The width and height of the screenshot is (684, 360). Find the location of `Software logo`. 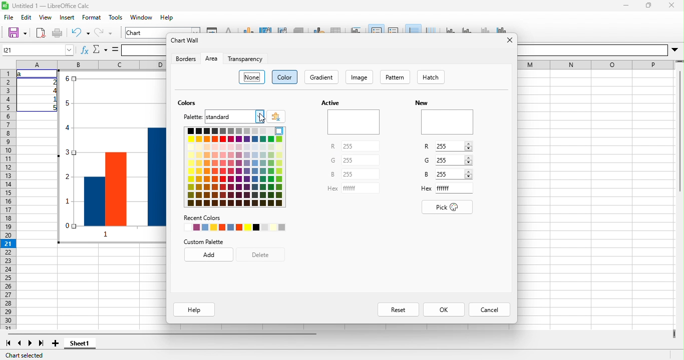

Software logo is located at coordinates (5, 5).